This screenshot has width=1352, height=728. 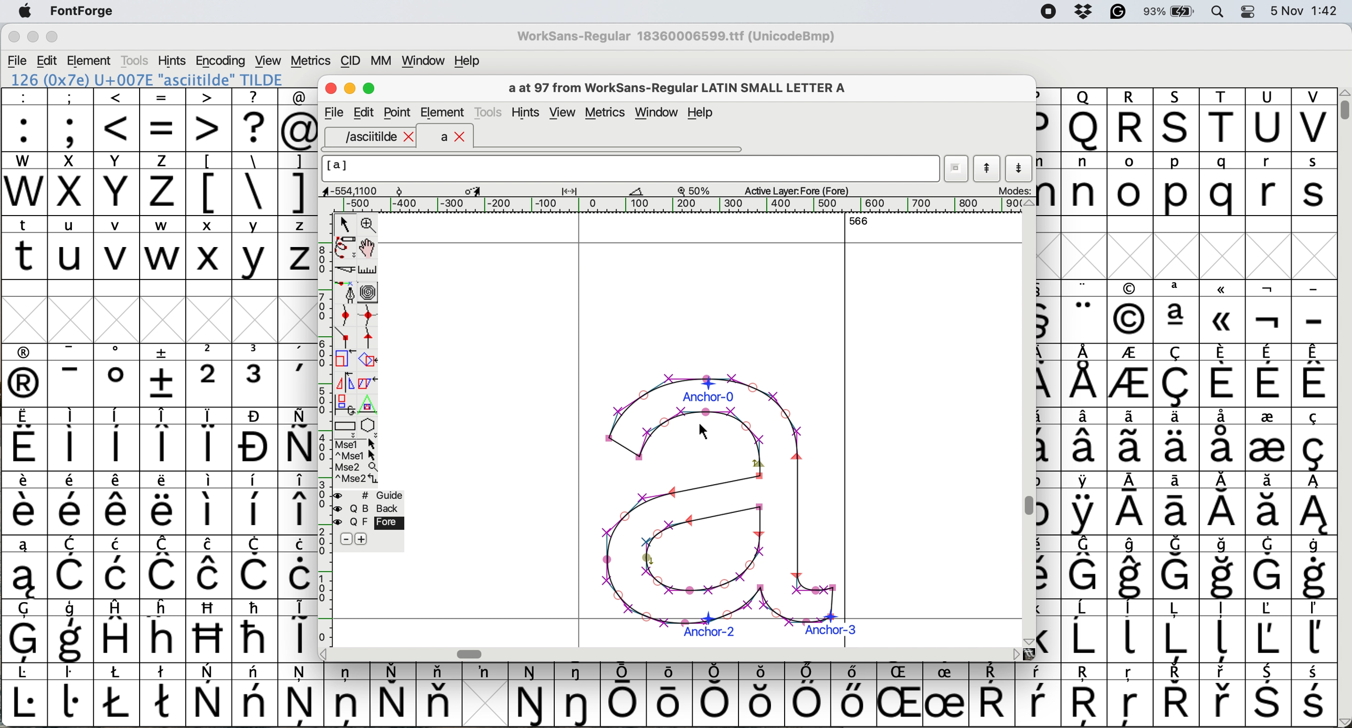 I want to click on symbol, so click(x=255, y=630).